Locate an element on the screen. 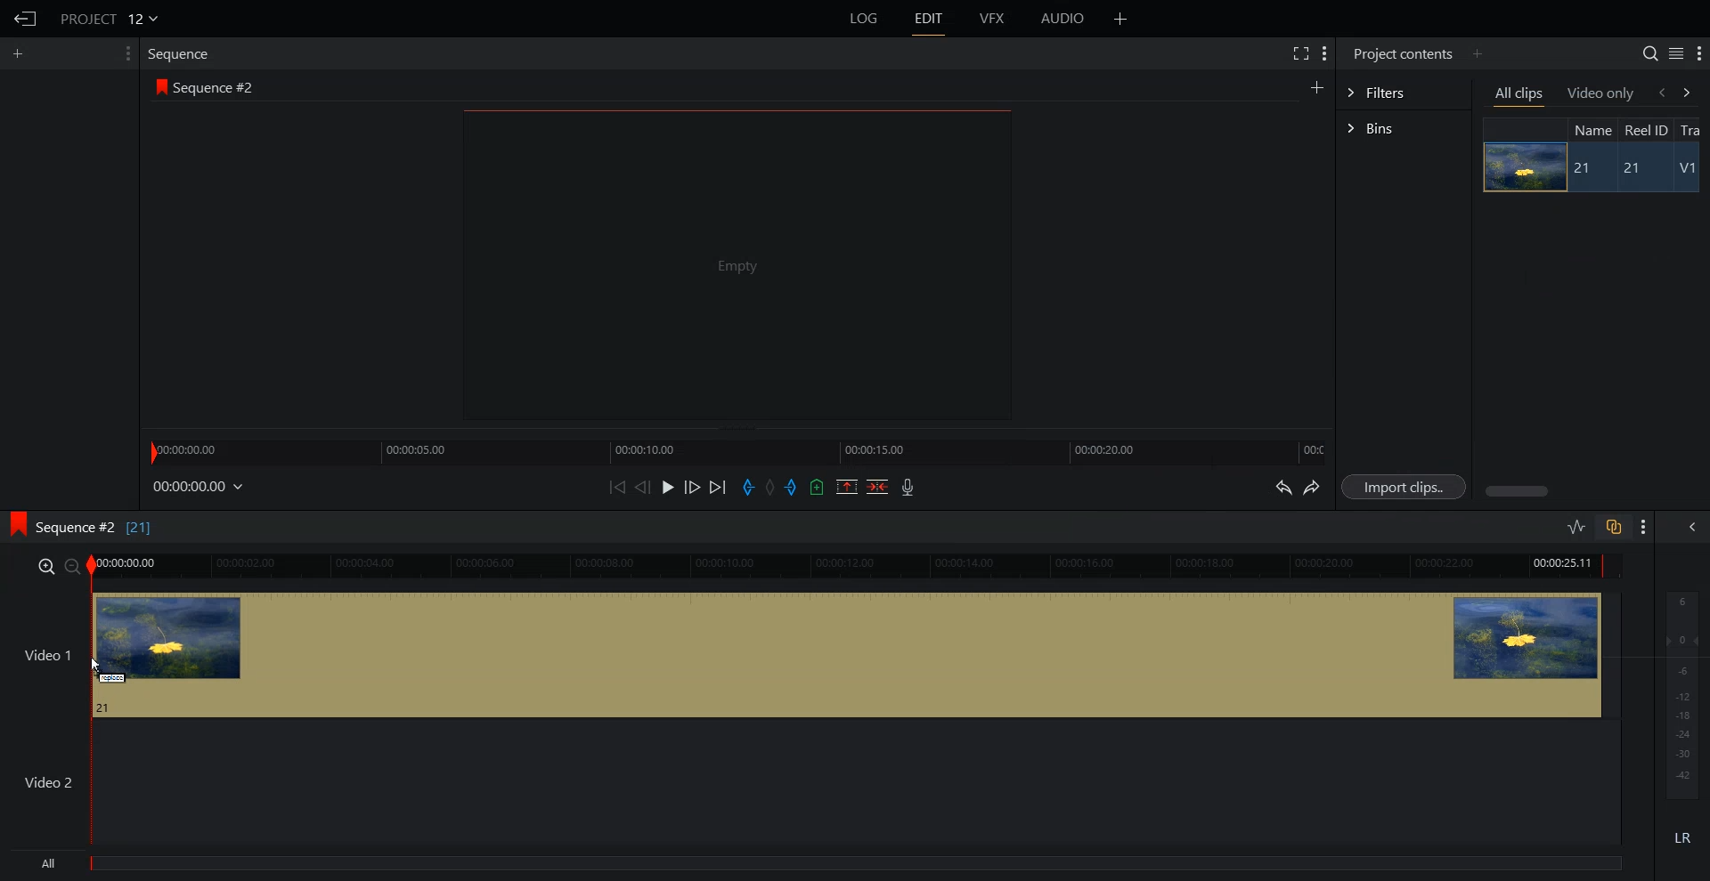 This screenshot has height=881, width=1710. Record Audio is located at coordinates (908, 487).